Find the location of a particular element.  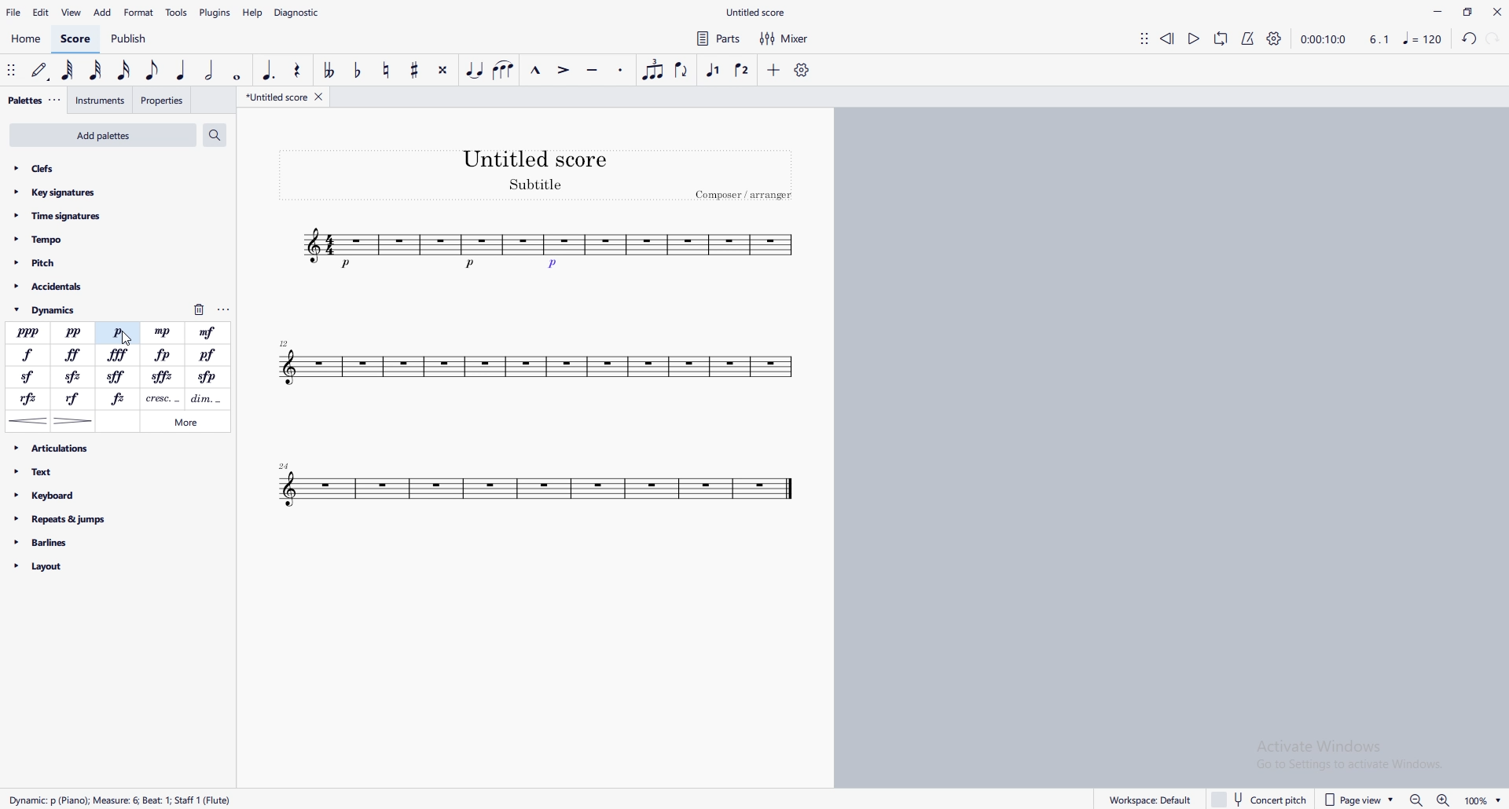

forte is located at coordinates (28, 354).